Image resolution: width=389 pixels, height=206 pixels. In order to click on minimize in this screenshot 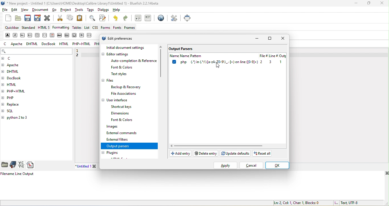, I will do `click(355, 3)`.